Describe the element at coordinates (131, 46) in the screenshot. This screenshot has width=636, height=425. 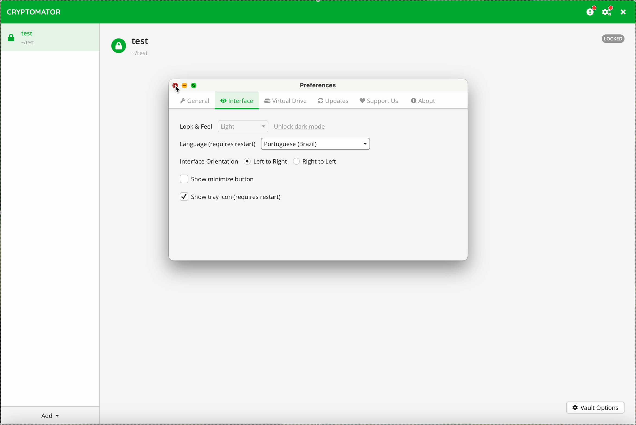
I see `test vault` at that location.